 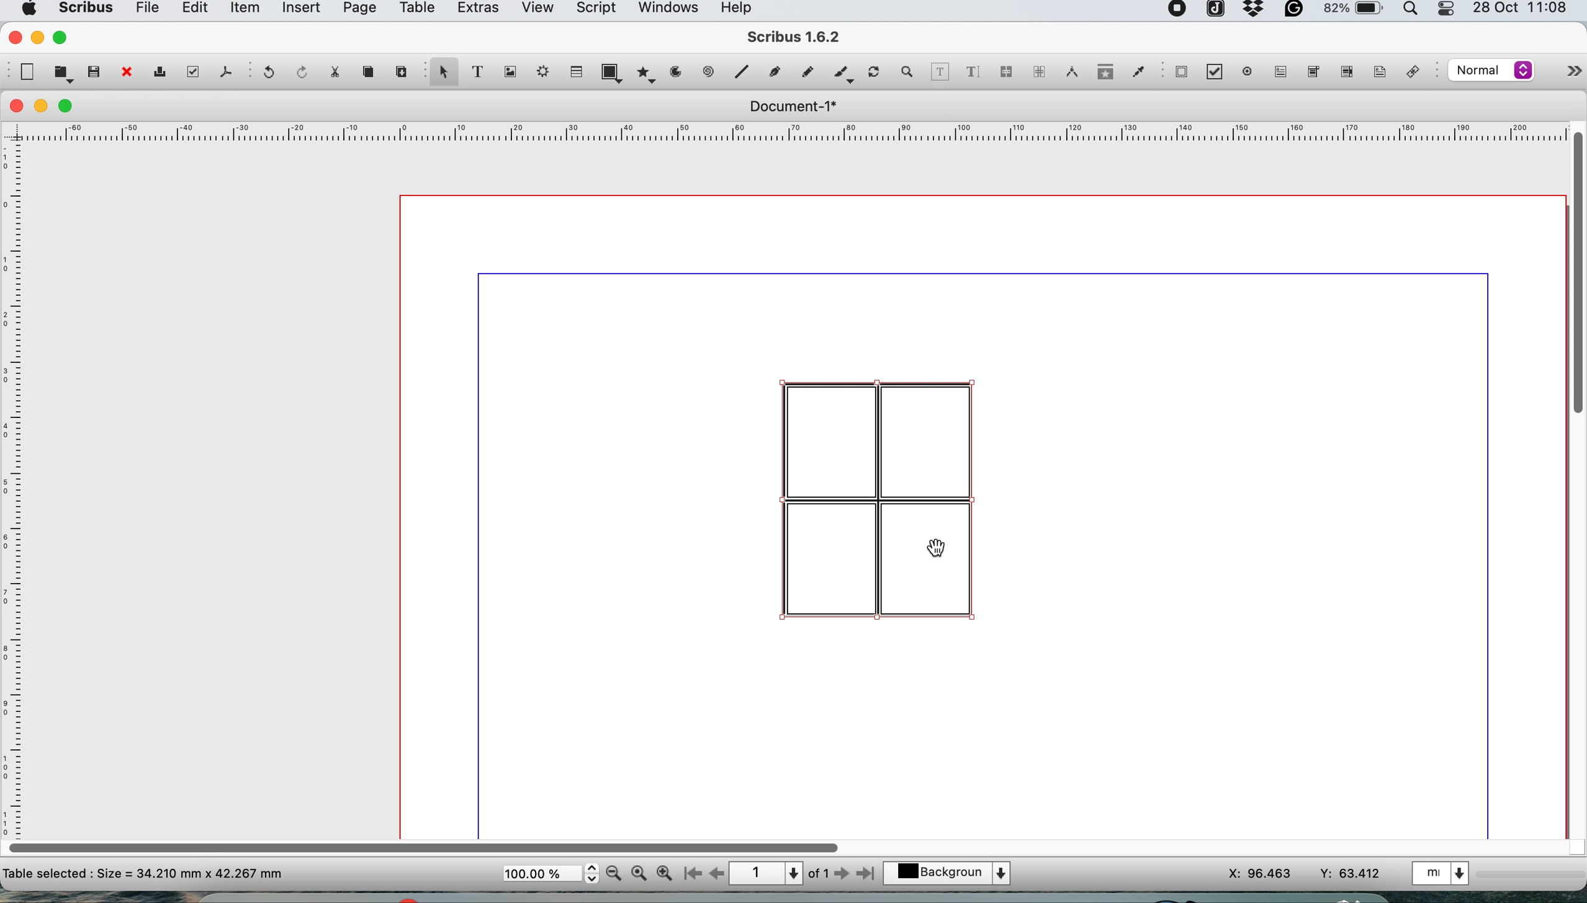 What do you see at coordinates (415, 10) in the screenshot?
I see `table` at bounding box center [415, 10].